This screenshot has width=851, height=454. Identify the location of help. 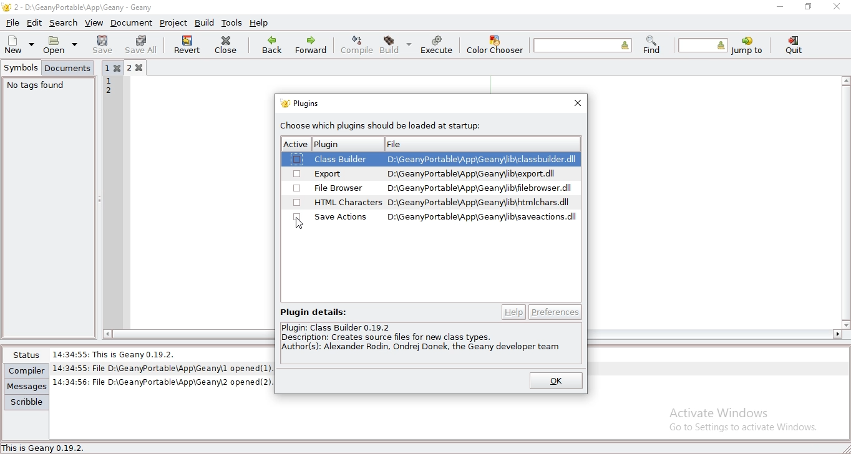
(259, 22).